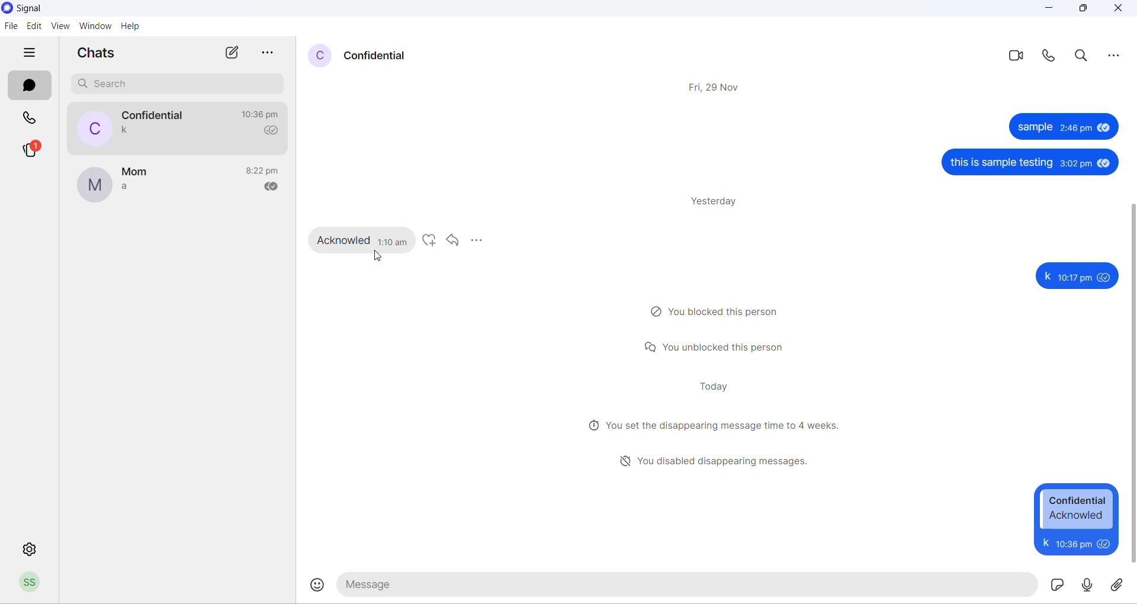 This screenshot has width=1137, height=604. Describe the element at coordinates (431, 240) in the screenshot. I see `like` at that location.